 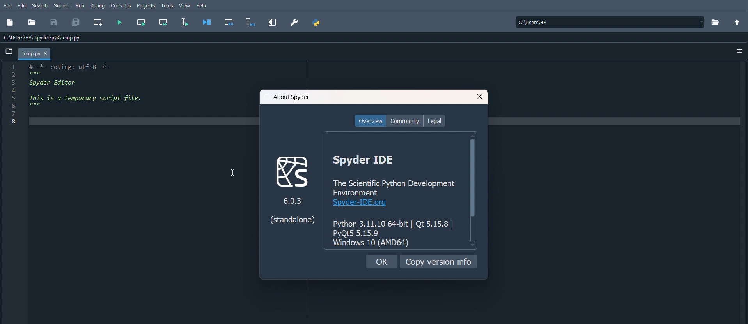 I want to click on Browse tabs, so click(x=9, y=51).